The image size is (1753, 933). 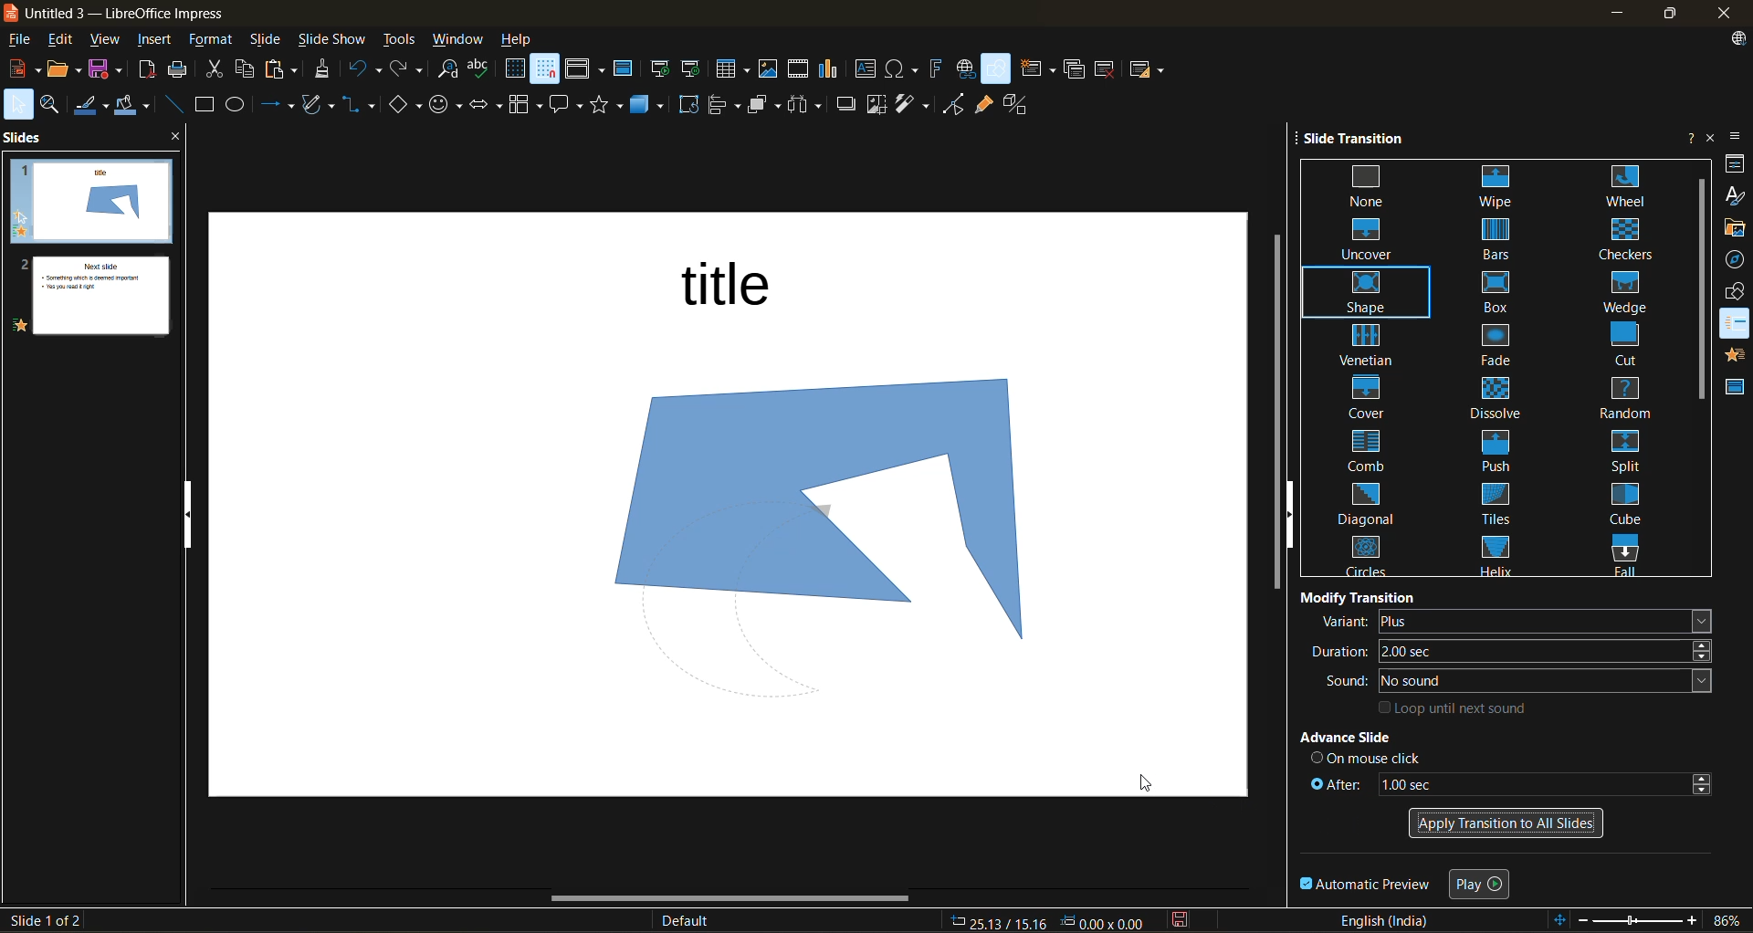 What do you see at coordinates (1735, 228) in the screenshot?
I see `gallery` at bounding box center [1735, 228].